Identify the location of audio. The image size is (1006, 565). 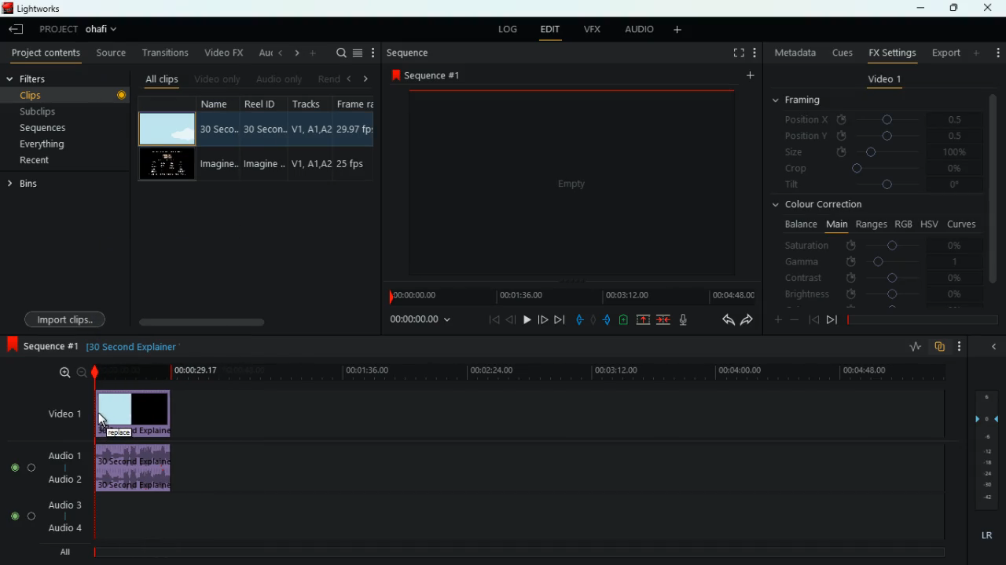
(137, 468).